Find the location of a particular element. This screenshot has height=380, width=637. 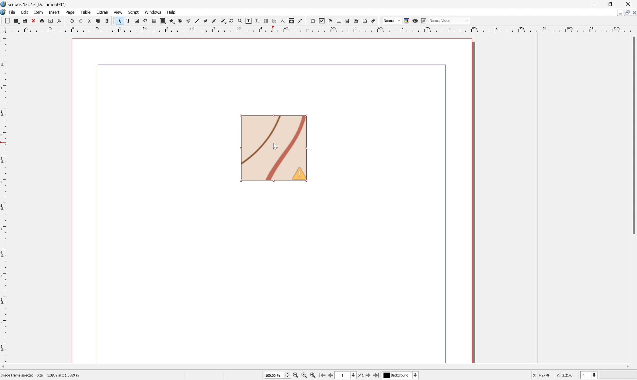

Zoom to 100% is located at coordinates (305, 376).